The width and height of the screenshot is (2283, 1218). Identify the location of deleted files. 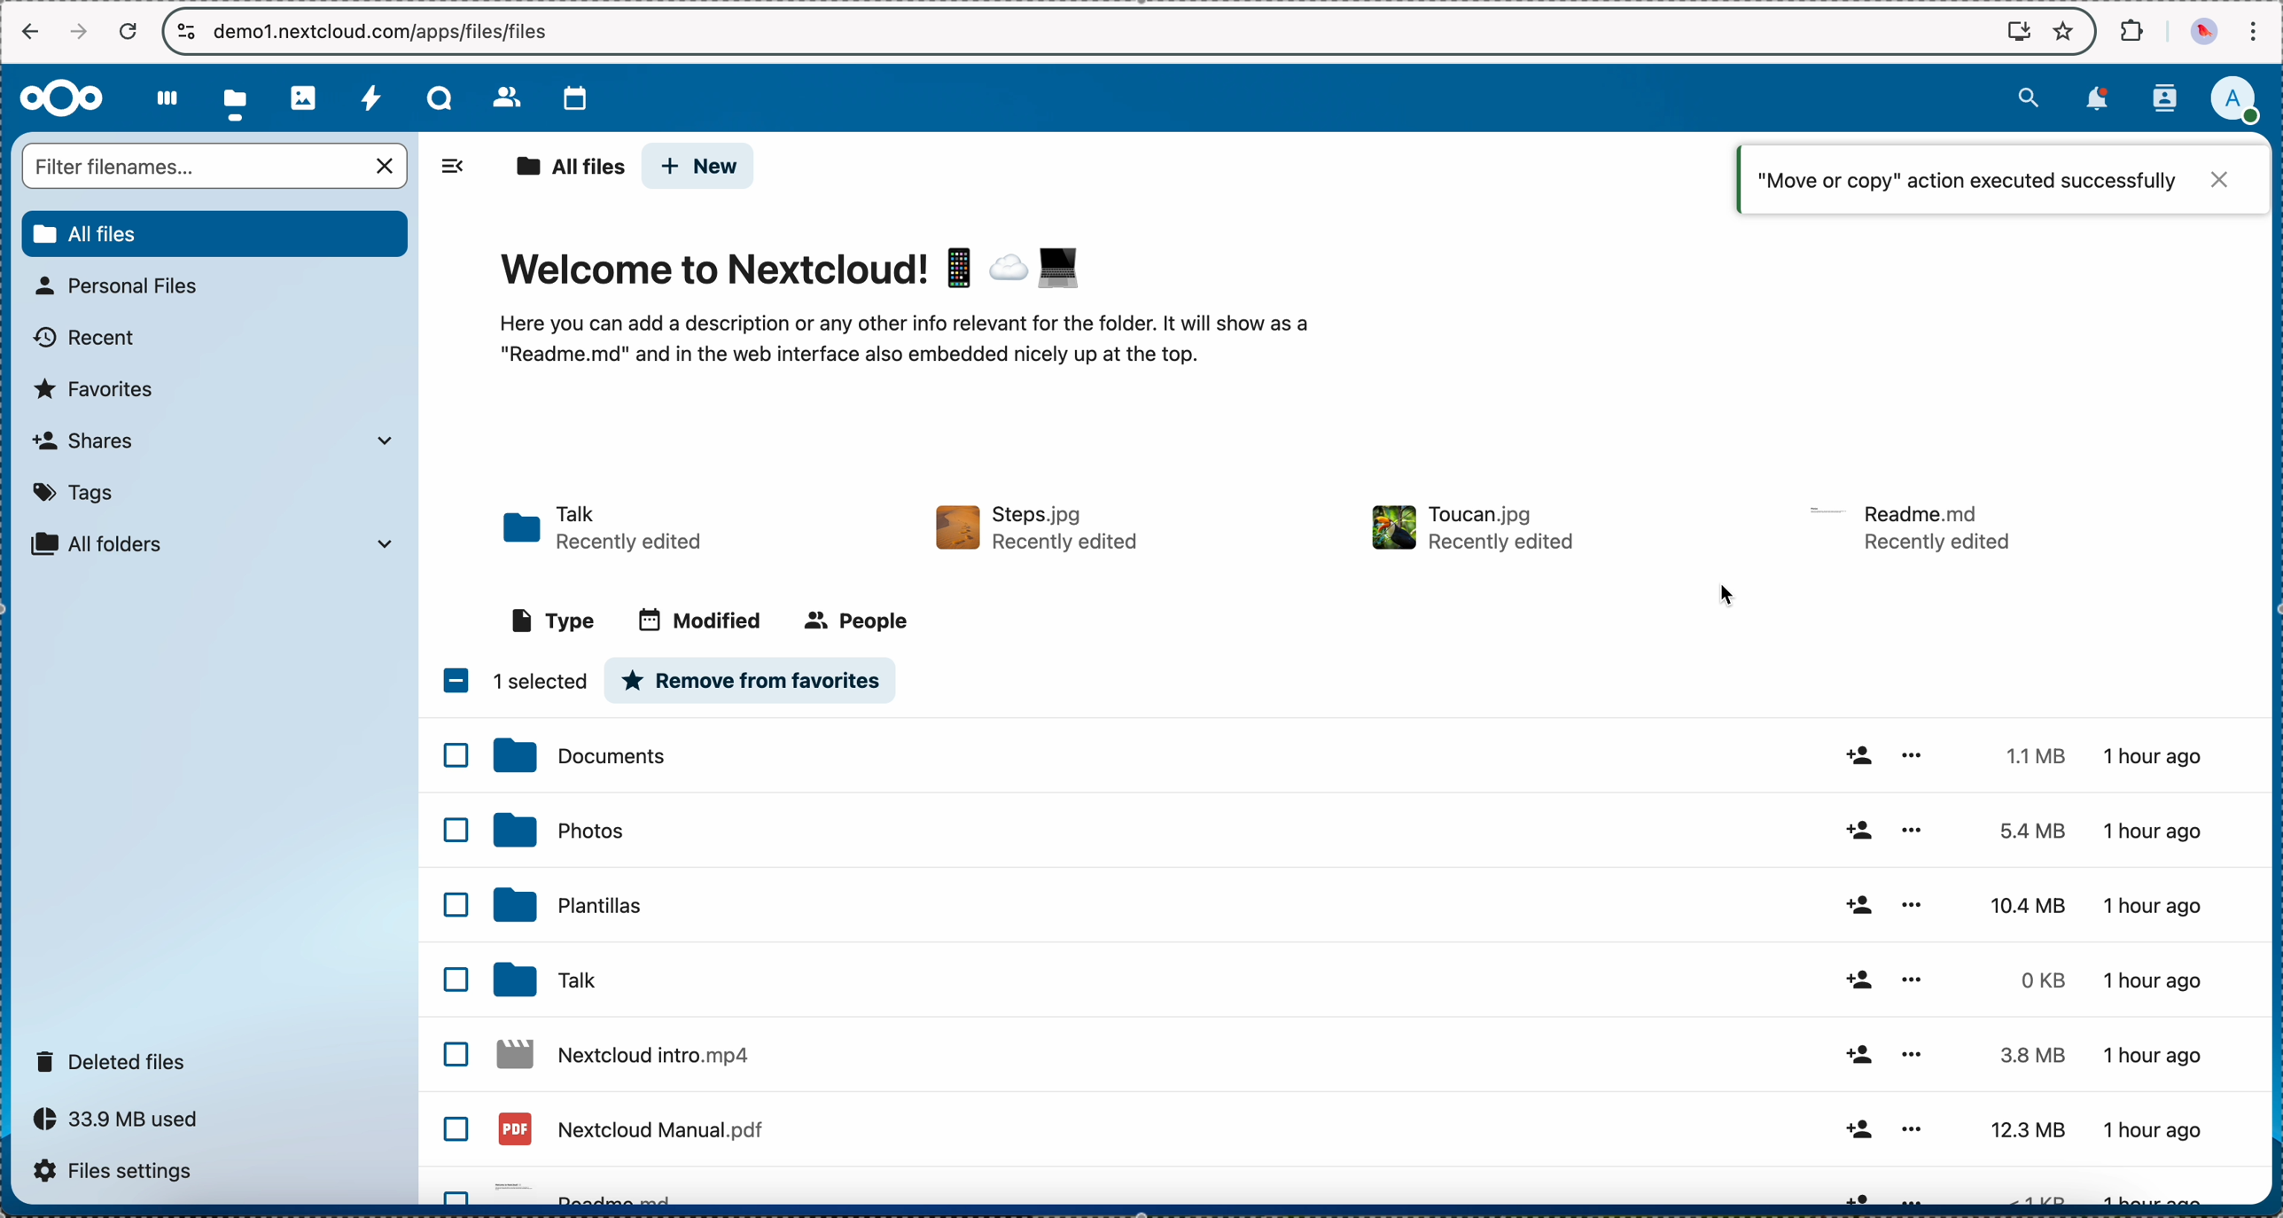
(118, 1059).